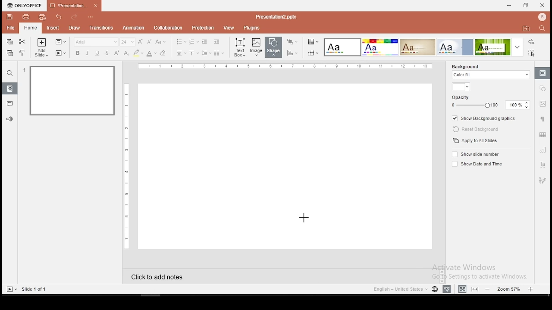  What do you see at coordinates (218, 53) in the screenshot?
I see `columns` at bounding box center [218, 53].